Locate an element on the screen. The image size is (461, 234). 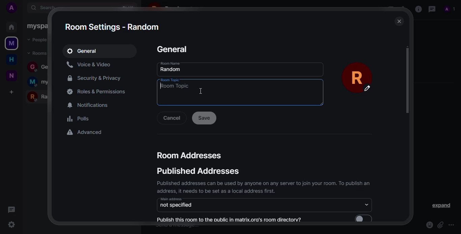
permissions is located at coordinates (99, 91).